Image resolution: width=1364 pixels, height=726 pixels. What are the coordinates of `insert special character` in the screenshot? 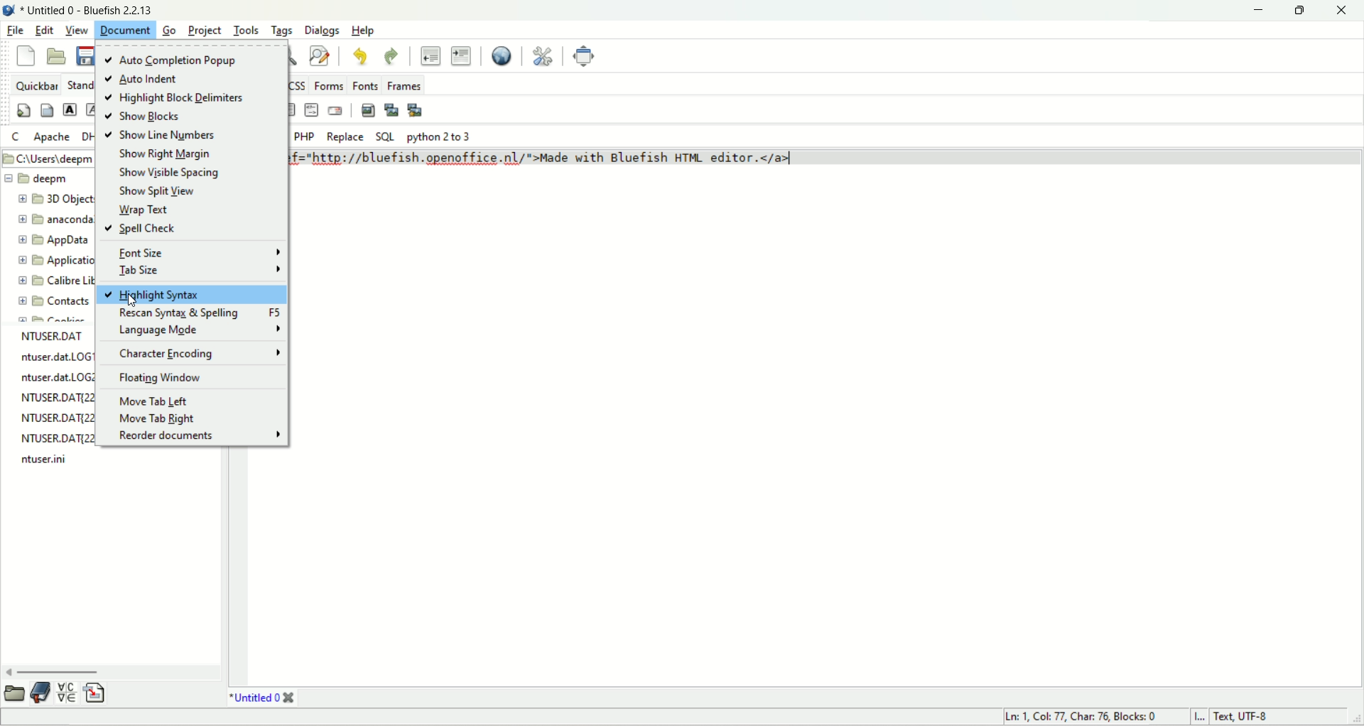 It's located at (67, 693).